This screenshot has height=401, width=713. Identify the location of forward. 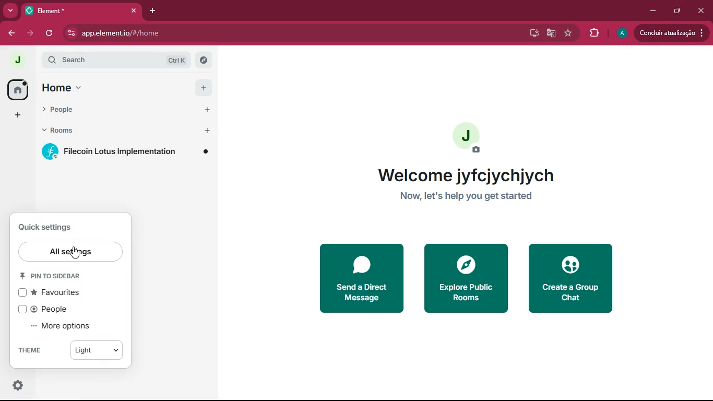
(30, 35).